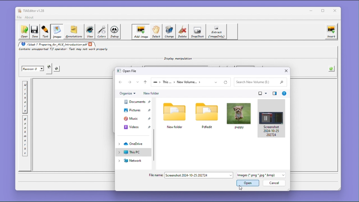 Image resolution: width=359 pixels, height=202 pixels. I want to click on close, so click(286, 71).